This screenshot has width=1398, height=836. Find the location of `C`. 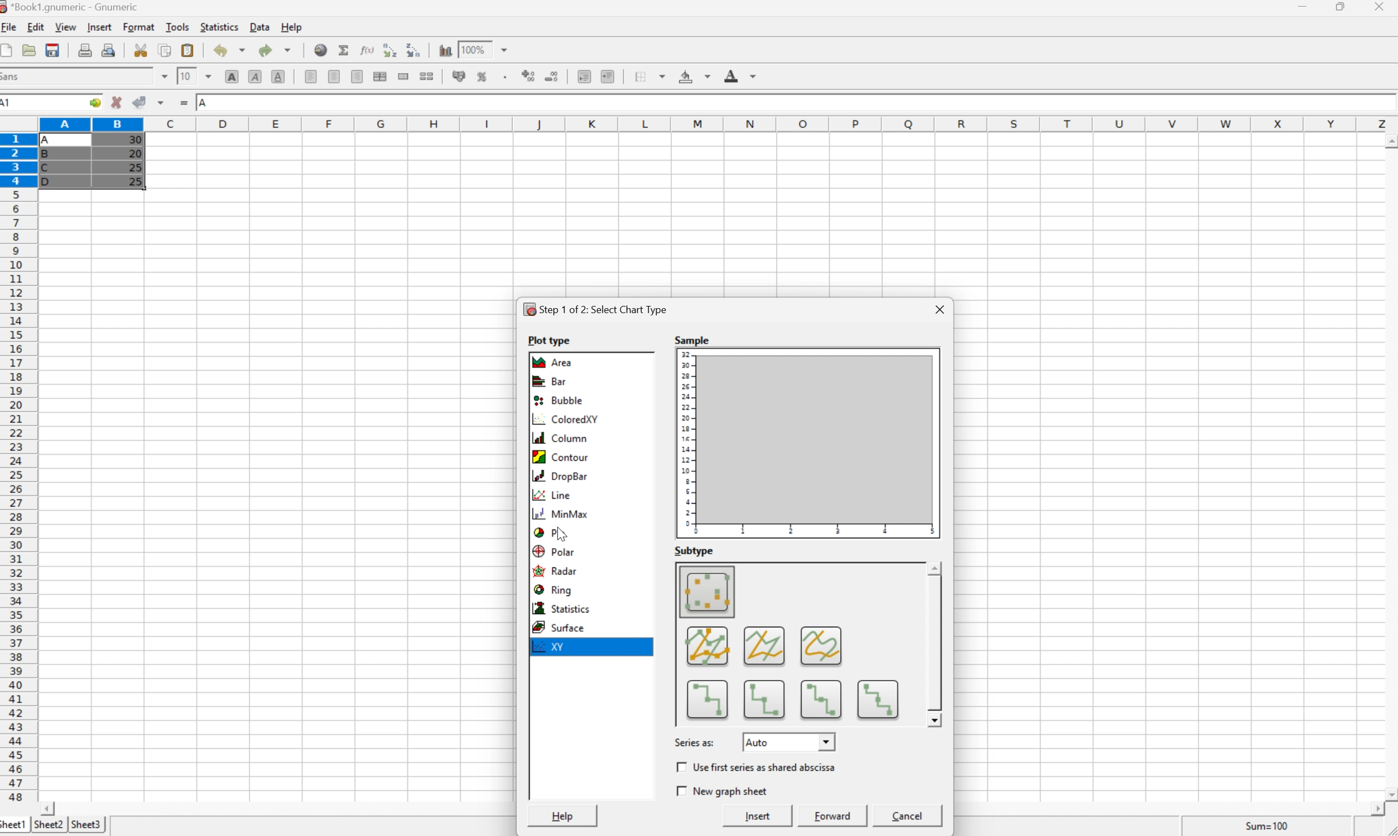

C is located at coordinates (47, 168).